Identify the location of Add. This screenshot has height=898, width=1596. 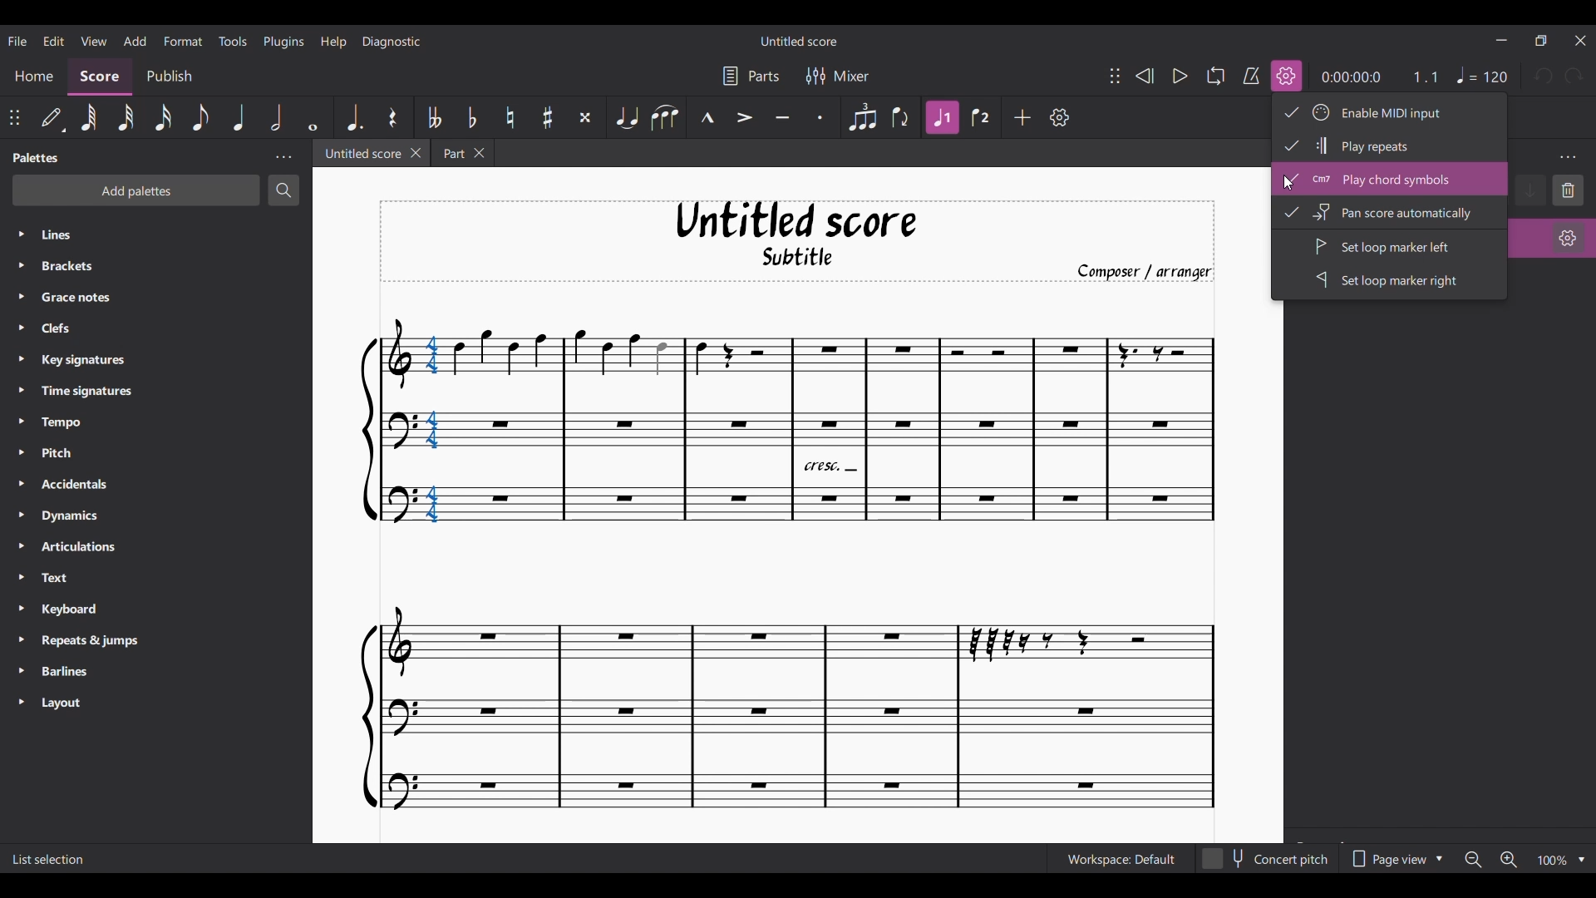
(1022, 117).